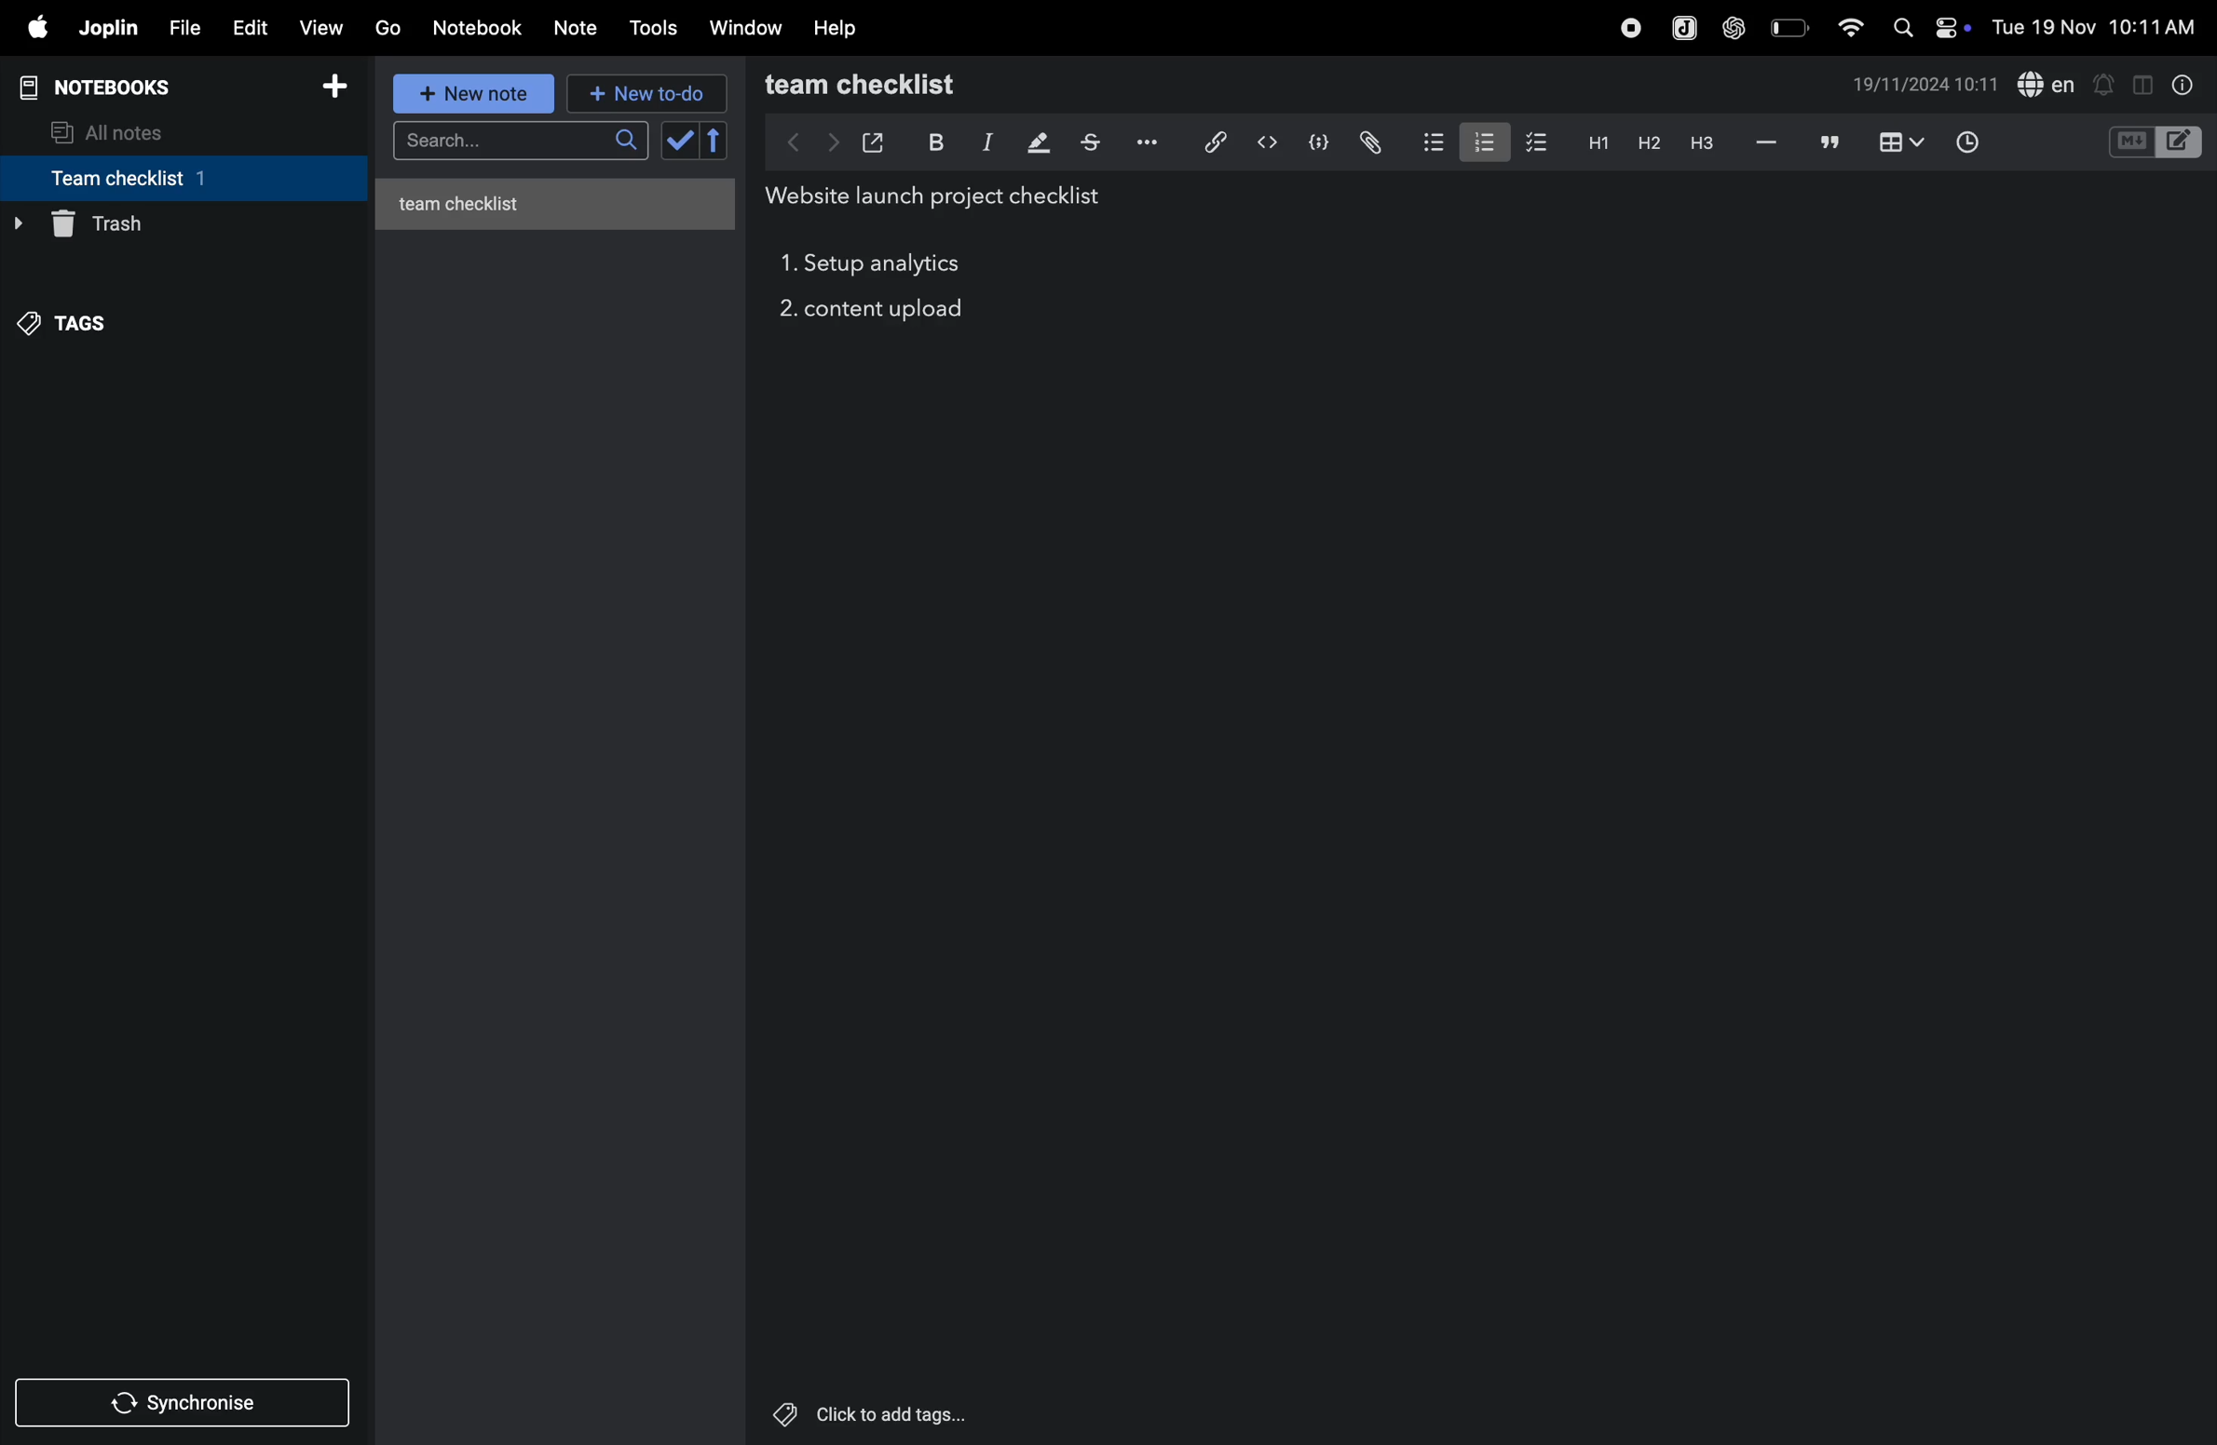 This screenshot has height=1445, width=2217. What do you see at coordinates (1898, 142) in the screenshot?
I see `table` at bounding box center [1898, 142].